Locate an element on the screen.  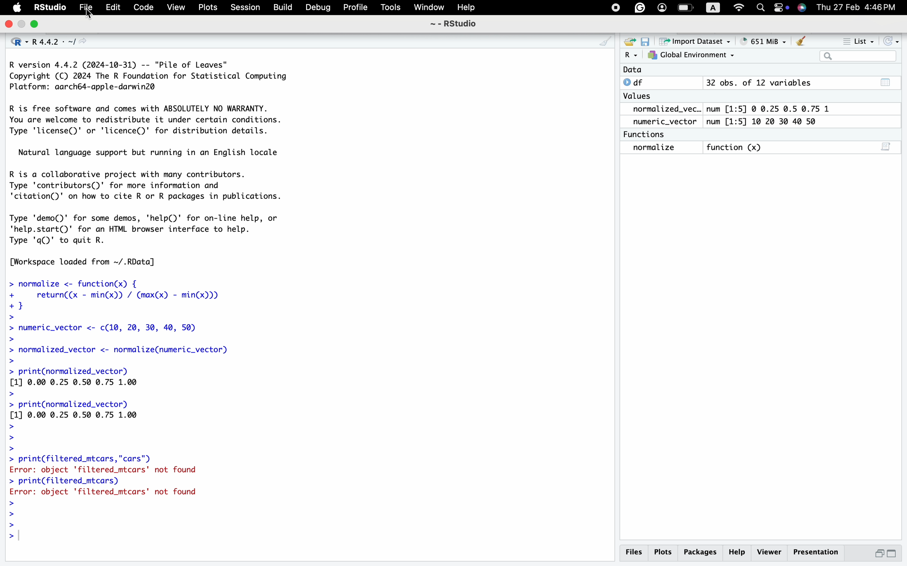
RStudio is located at coordinates (51, 7).